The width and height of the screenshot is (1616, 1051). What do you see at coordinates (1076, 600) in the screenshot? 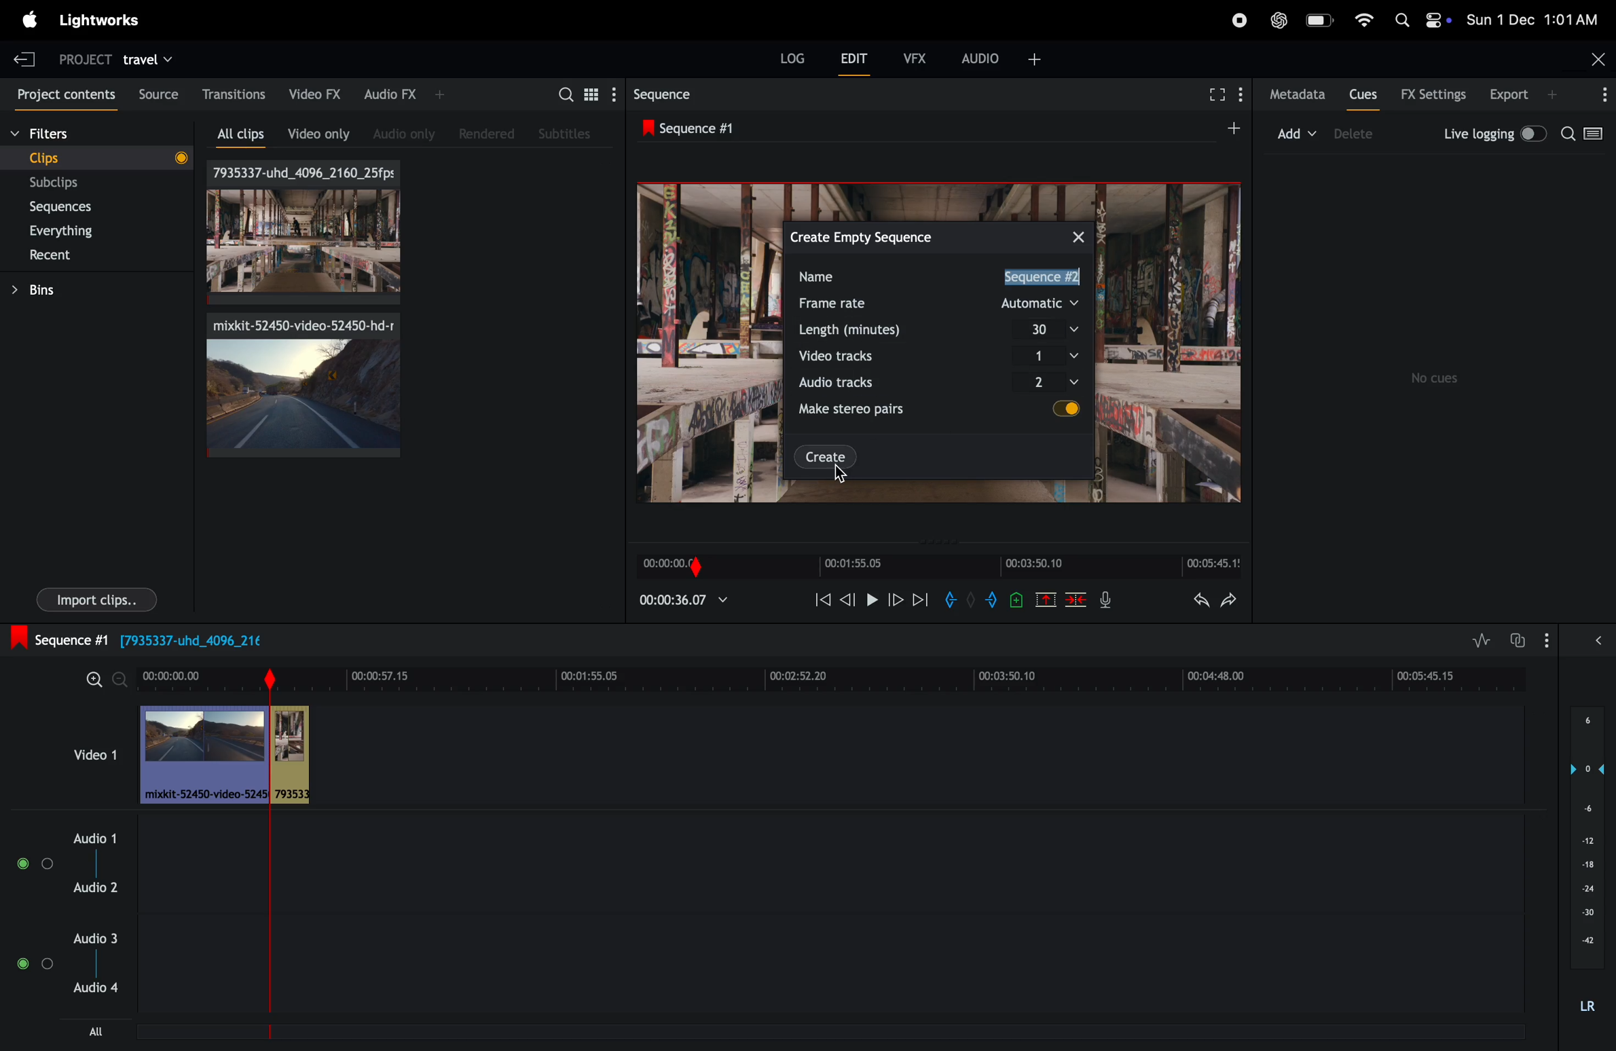
I see `delete clps` at bounding box center [1076, 600].